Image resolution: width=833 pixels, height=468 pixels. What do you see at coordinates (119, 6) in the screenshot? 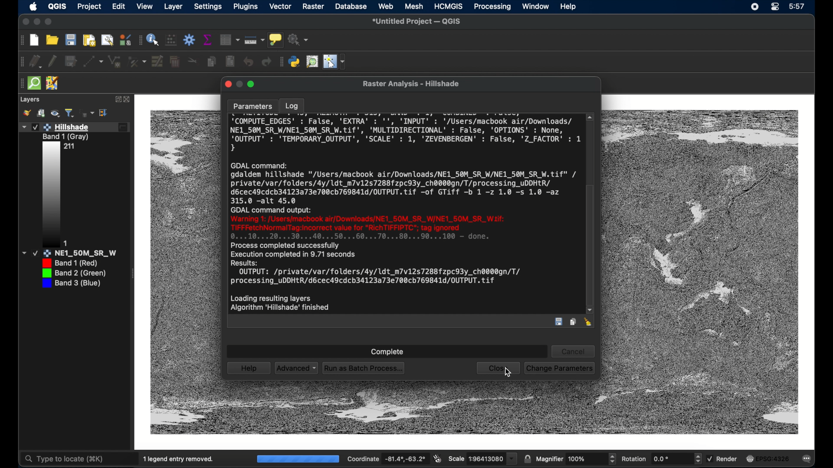
I see `edit` at bounding box center [119, 6].